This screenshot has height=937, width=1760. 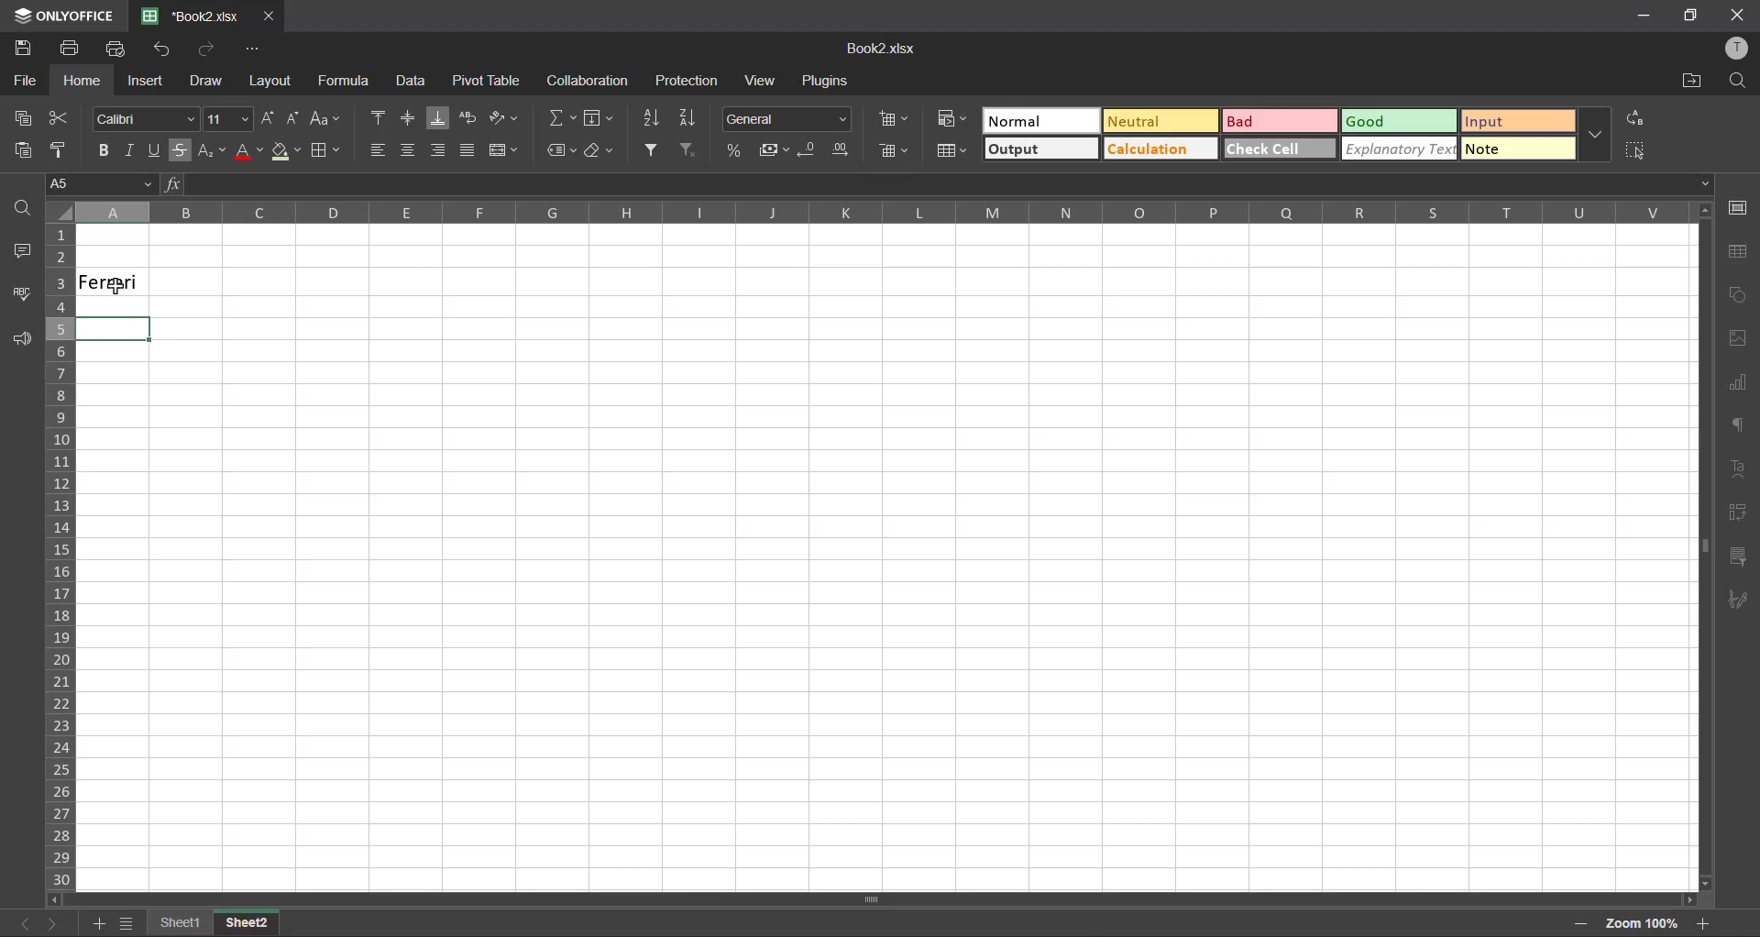 I want to click on italic, so click(x=131, y=150).